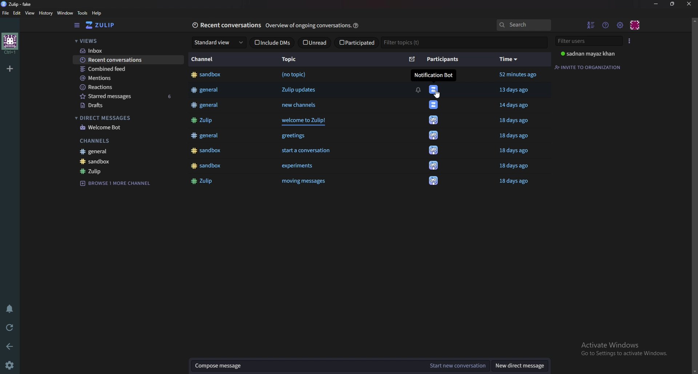  I want to click on Back, so click(11, 346).